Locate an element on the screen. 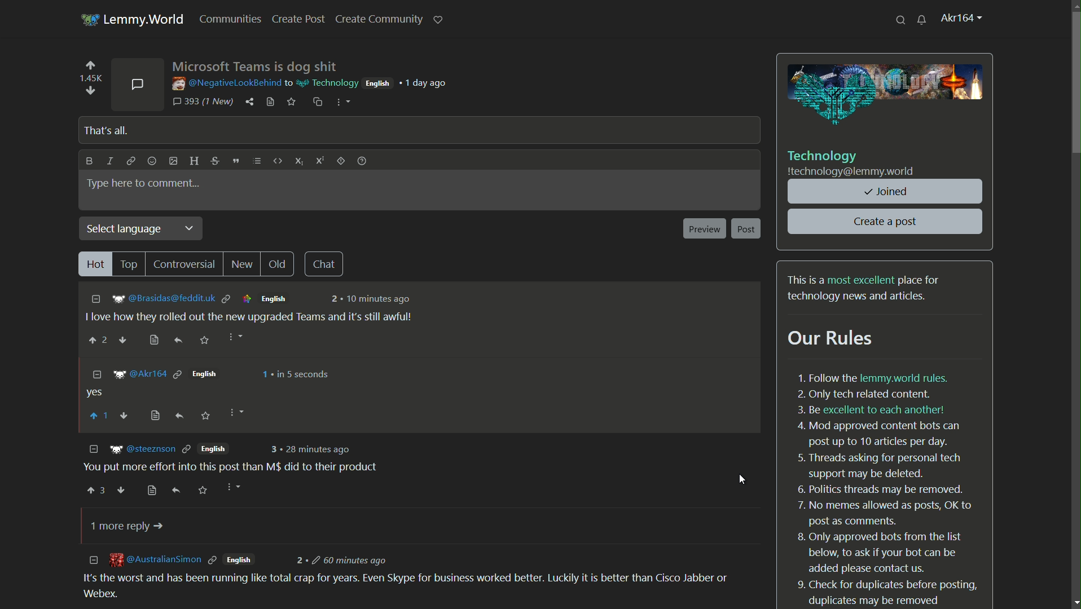 Image resolution: width=1081 pixels, height=609 pixels. old is located at coordinates (281, 264).